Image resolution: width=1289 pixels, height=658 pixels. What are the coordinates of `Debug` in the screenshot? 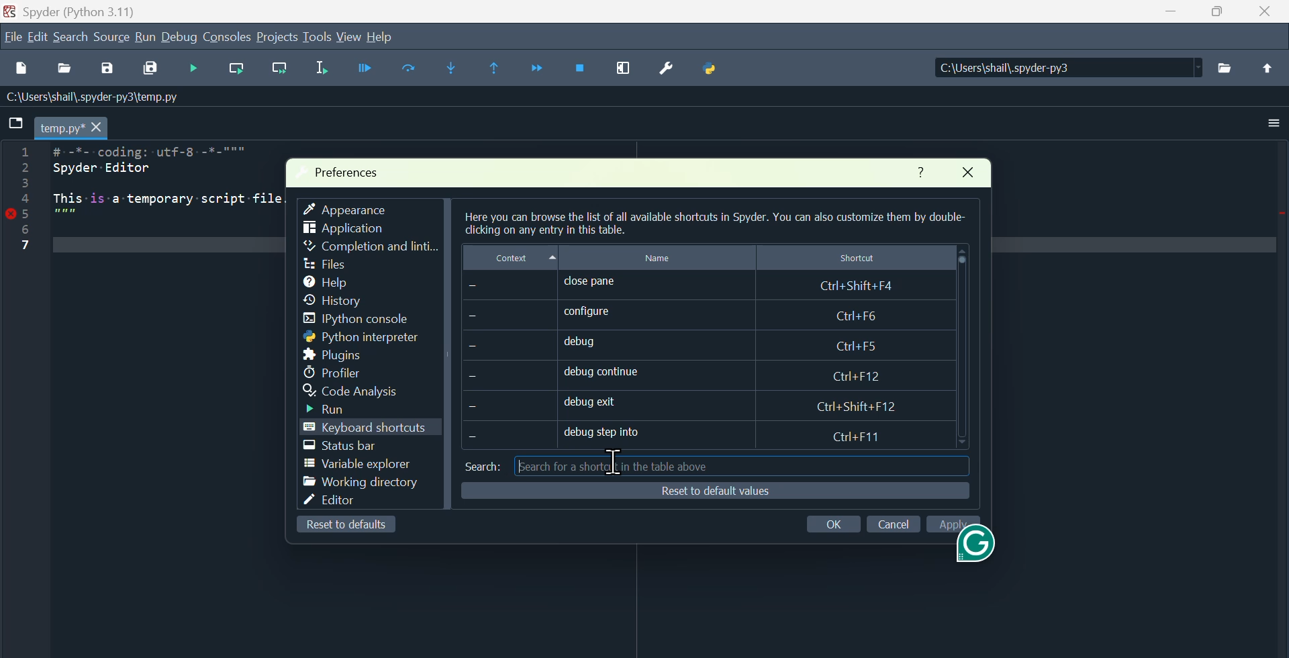 It's located at (367, 68).